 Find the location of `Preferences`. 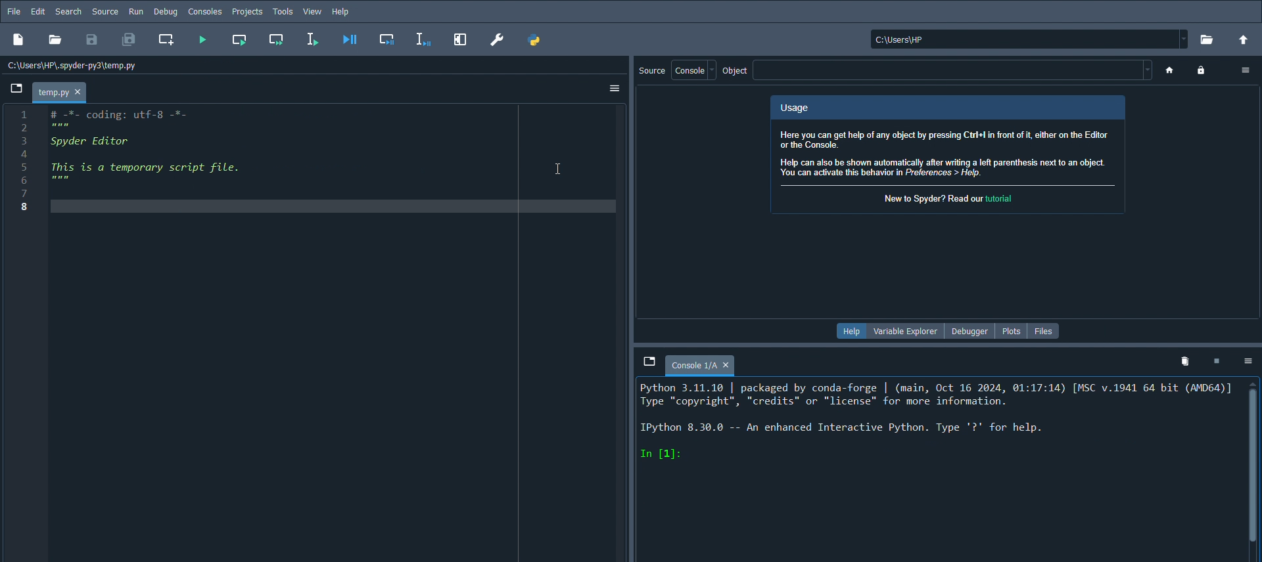

Preferences is located at coordinates (498, 39).